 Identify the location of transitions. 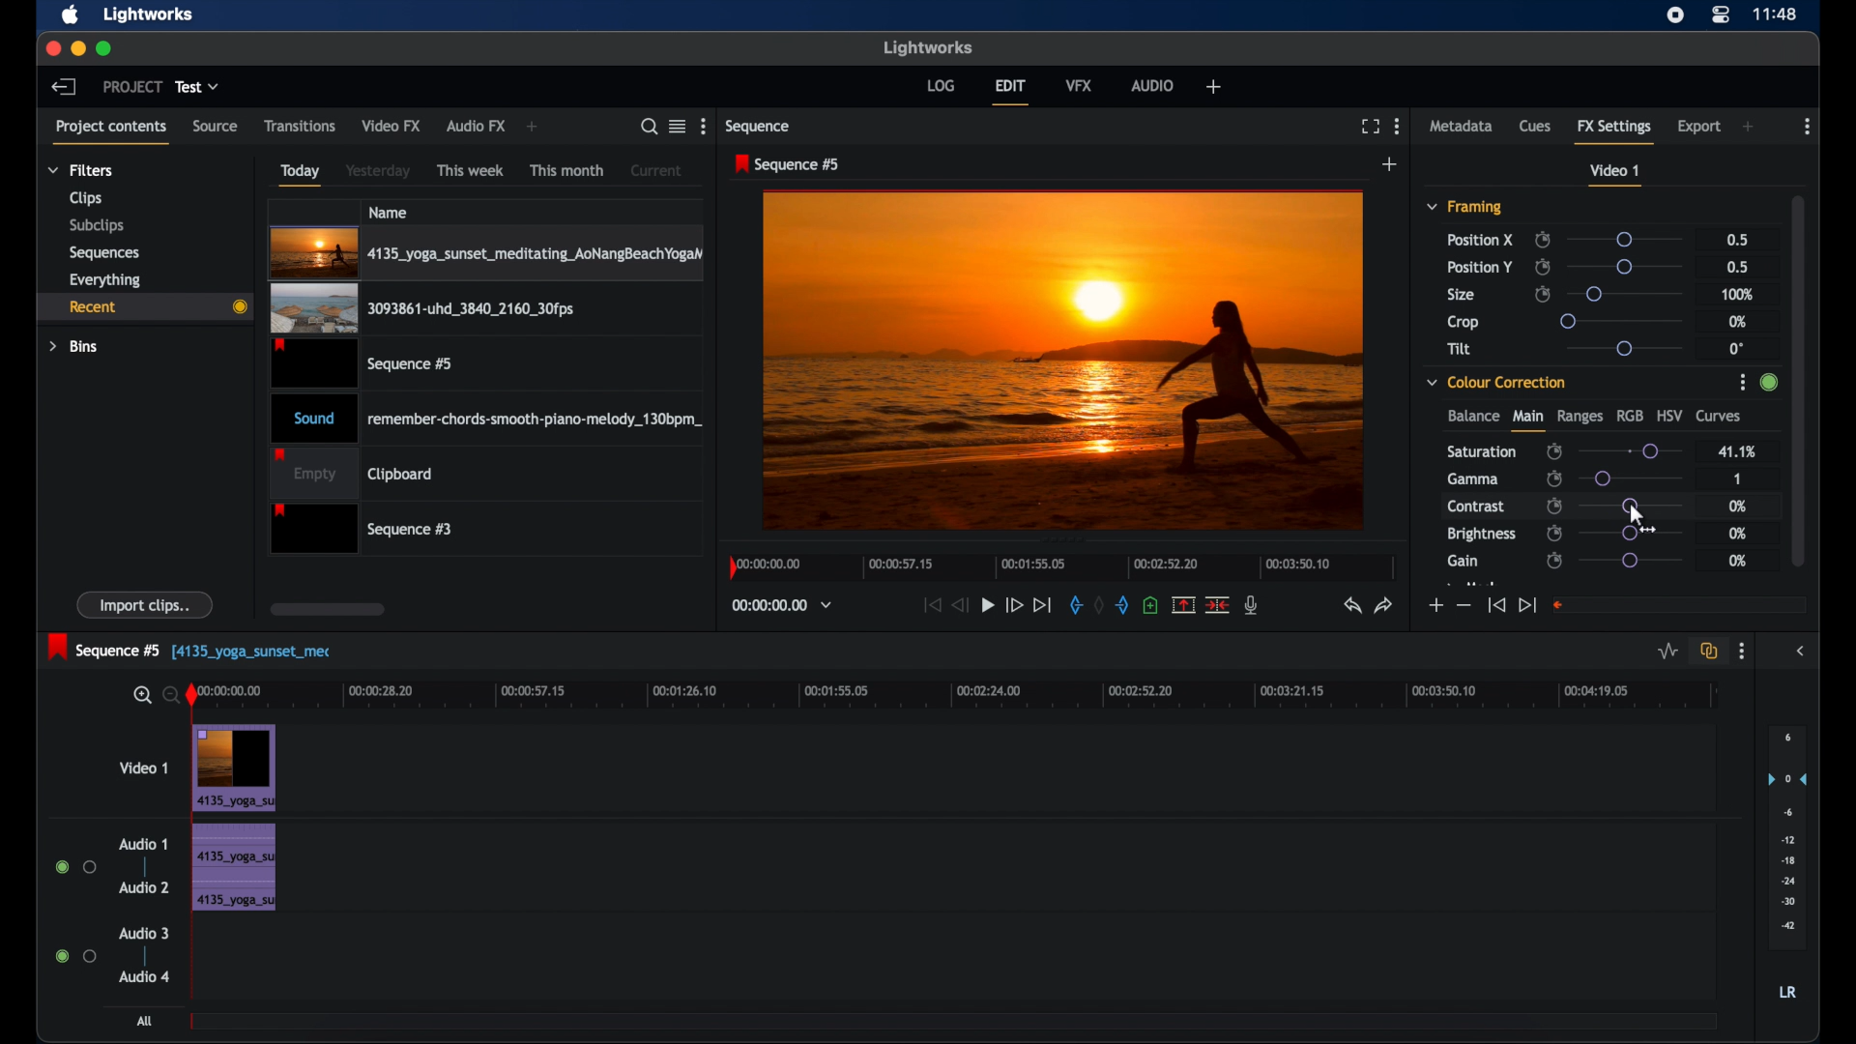
(300, 125).